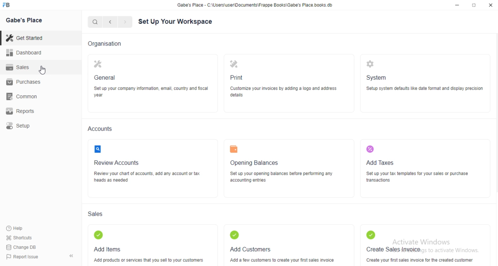 This screenshot has width=498, height=266. What do you see at coordinates (101, 129) in the screenshot?
I see `accounts` at bounding box center [101, 129].